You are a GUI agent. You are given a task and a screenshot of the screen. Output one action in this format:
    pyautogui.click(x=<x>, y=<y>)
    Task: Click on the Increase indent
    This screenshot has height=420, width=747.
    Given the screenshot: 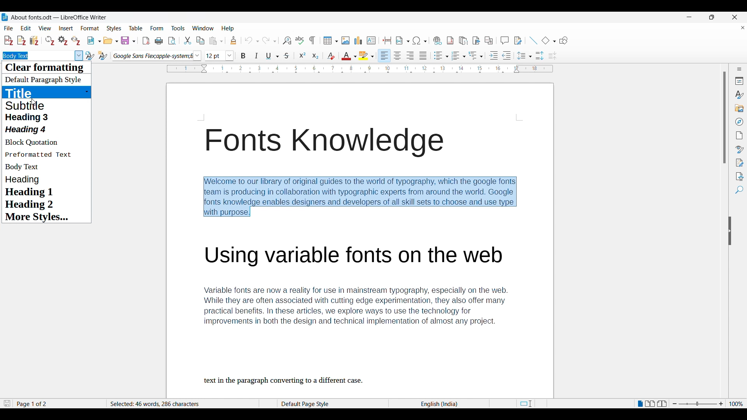 What is the action you would take?
    pyautogui.click(x=494, y=55)
    